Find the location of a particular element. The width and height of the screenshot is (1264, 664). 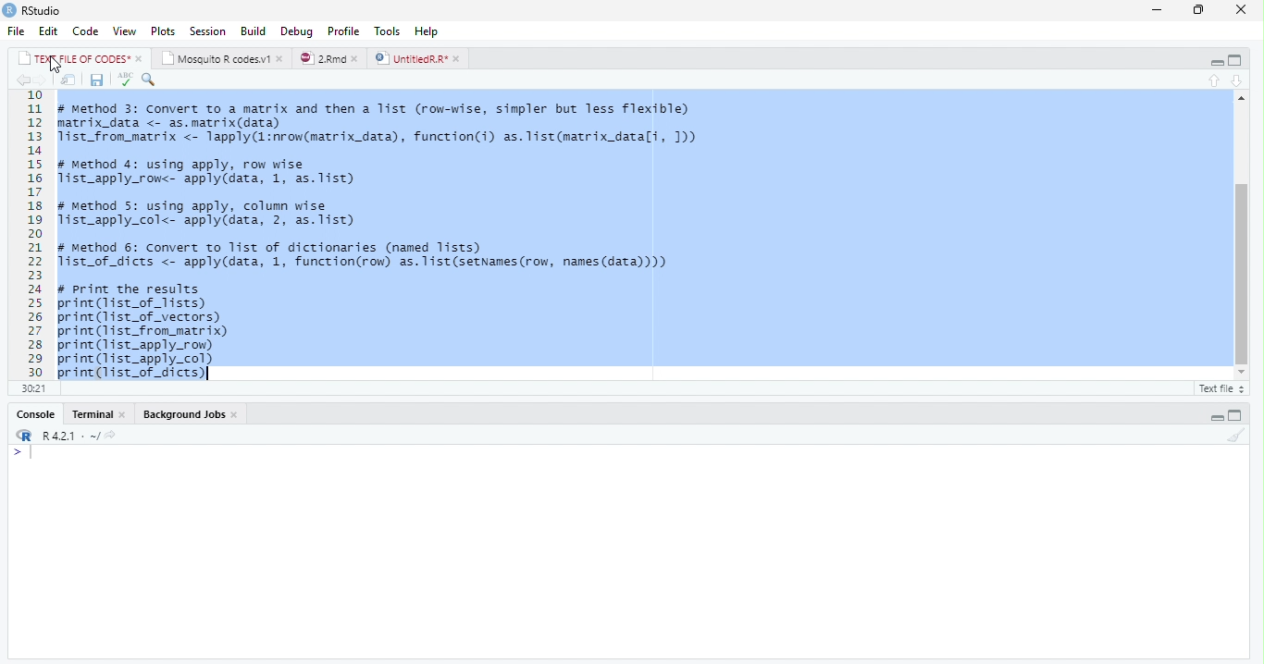

R Script is located at coordinates (1221, 387).